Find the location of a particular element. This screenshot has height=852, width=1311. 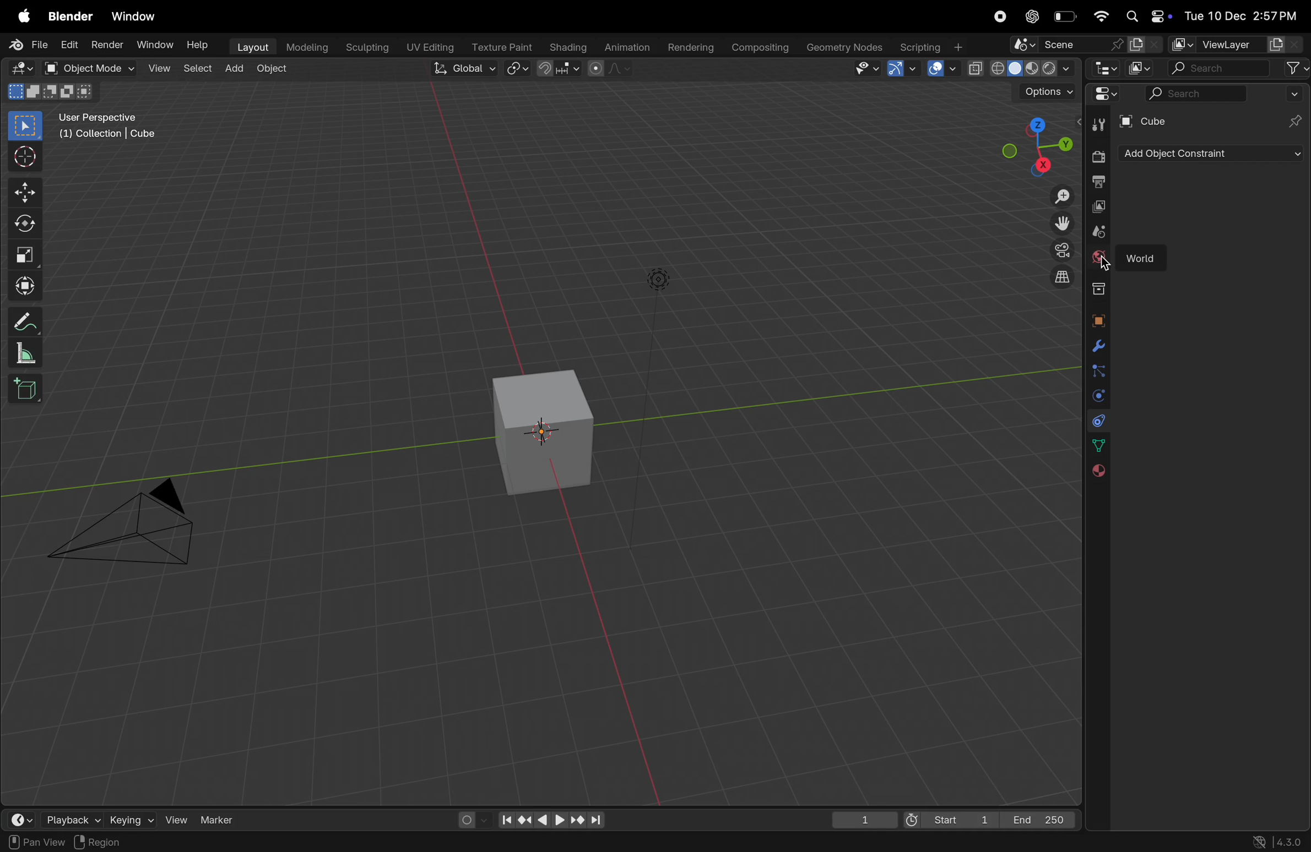

Pviot point is located at coordinates (518, 69).